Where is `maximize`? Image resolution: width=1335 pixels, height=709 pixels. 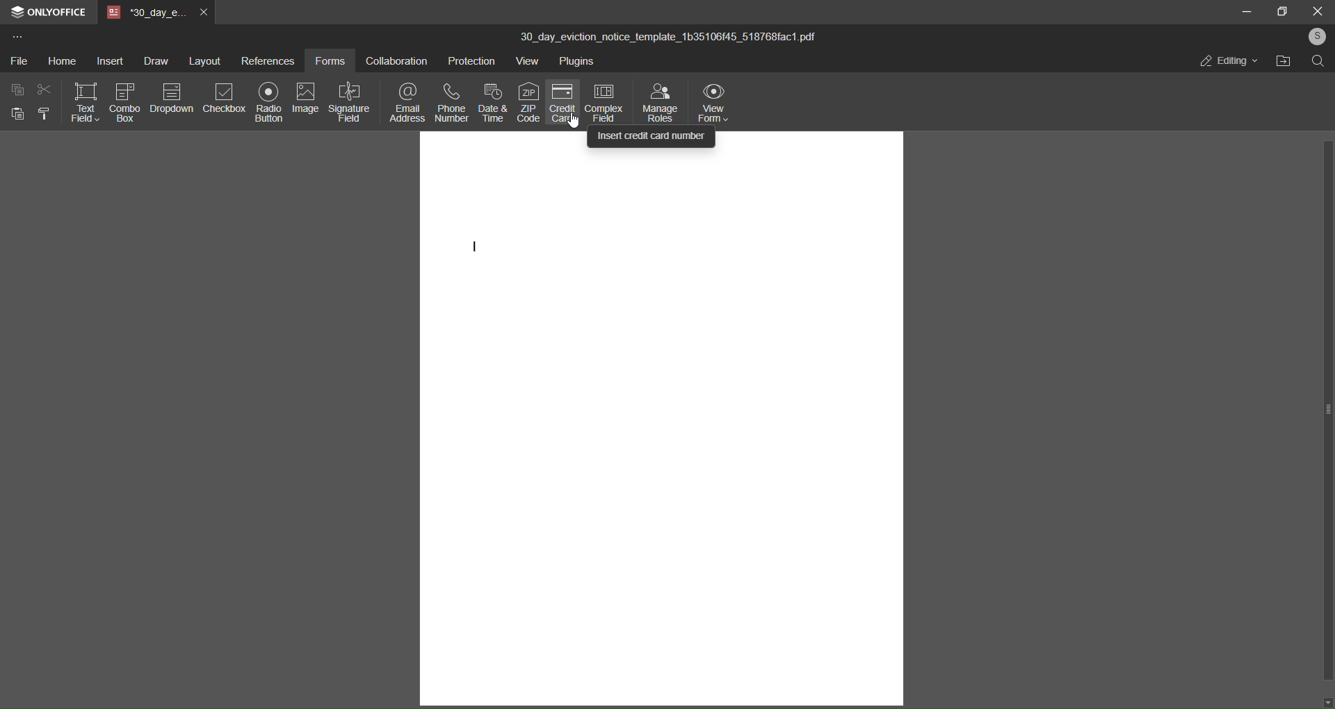
maximize is located at coordinates (1281, 11).